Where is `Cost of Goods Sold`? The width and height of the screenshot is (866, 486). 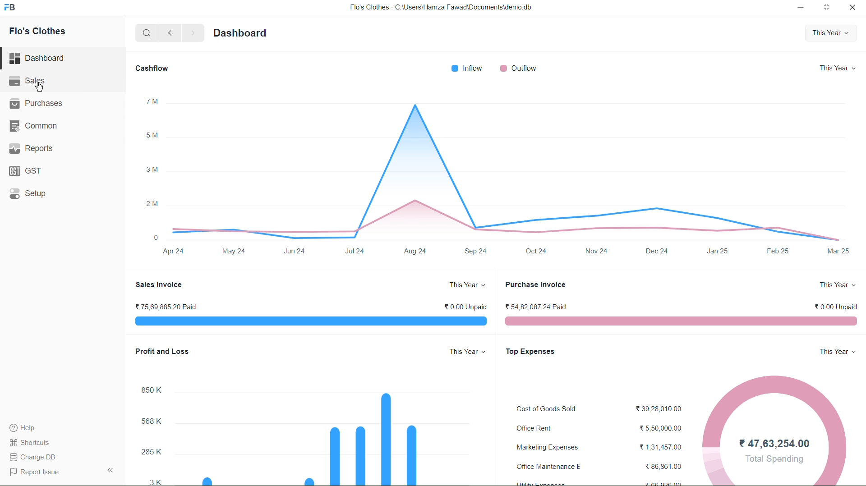 Cost of Goods Sold is located at coordinates (544, 408).